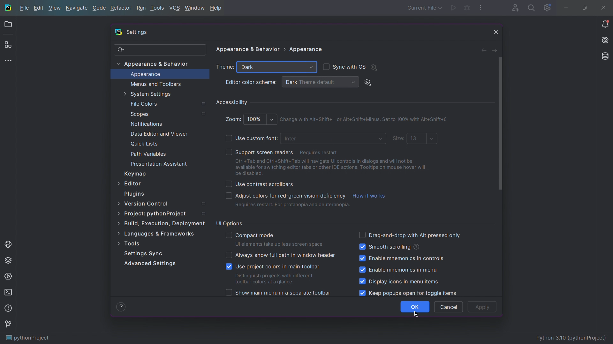 This screenshot has height=344, width=613. What do you see at coordinates (8, 25) in the screenshot?
I see `Open Folder` at bounding box center [8, 25].